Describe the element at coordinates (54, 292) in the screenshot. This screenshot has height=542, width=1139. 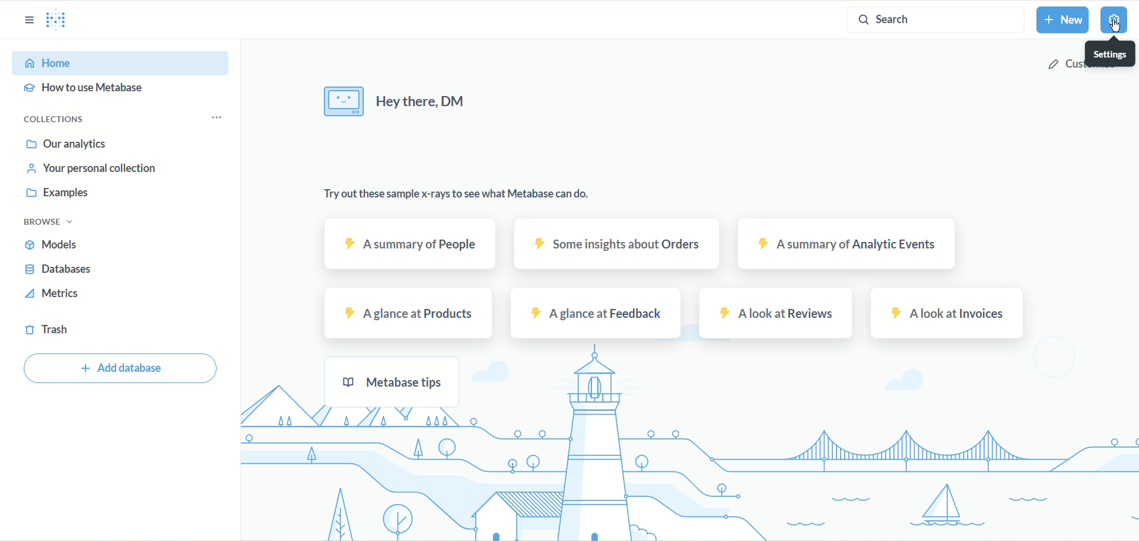
I see `Metrics` at that location.